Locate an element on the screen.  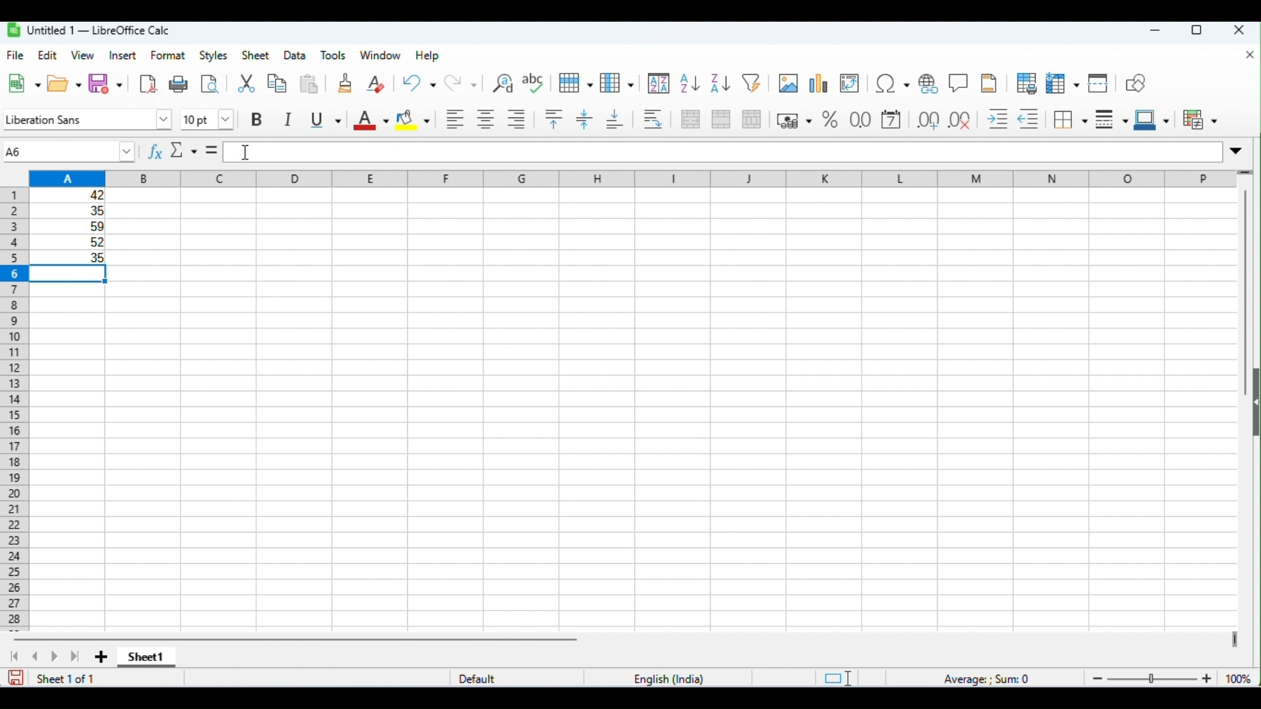
delete decimal place is located at coordinates (961, 119).